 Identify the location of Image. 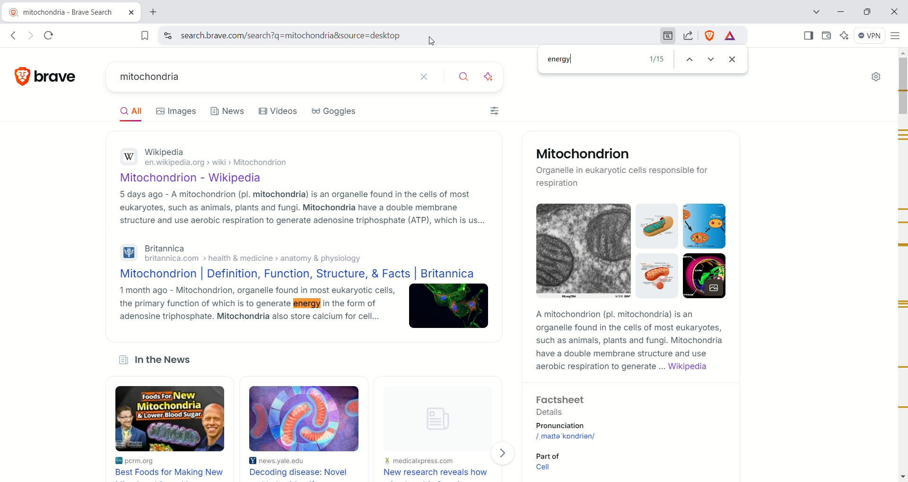
(436, 422).